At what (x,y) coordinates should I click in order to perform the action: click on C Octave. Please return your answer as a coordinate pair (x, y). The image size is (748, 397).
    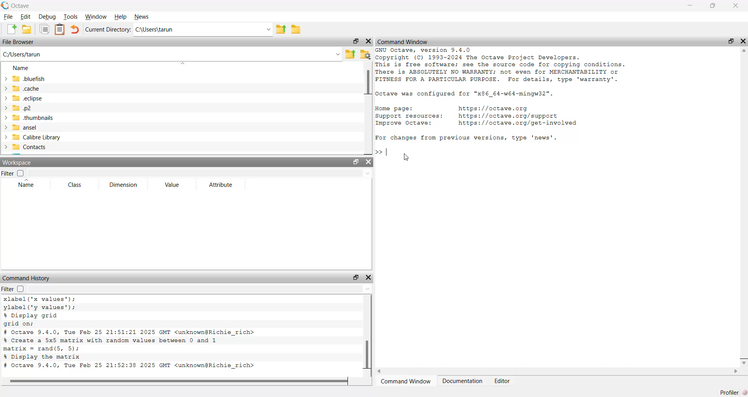
    Looking at the image, I should click on (21, 5).